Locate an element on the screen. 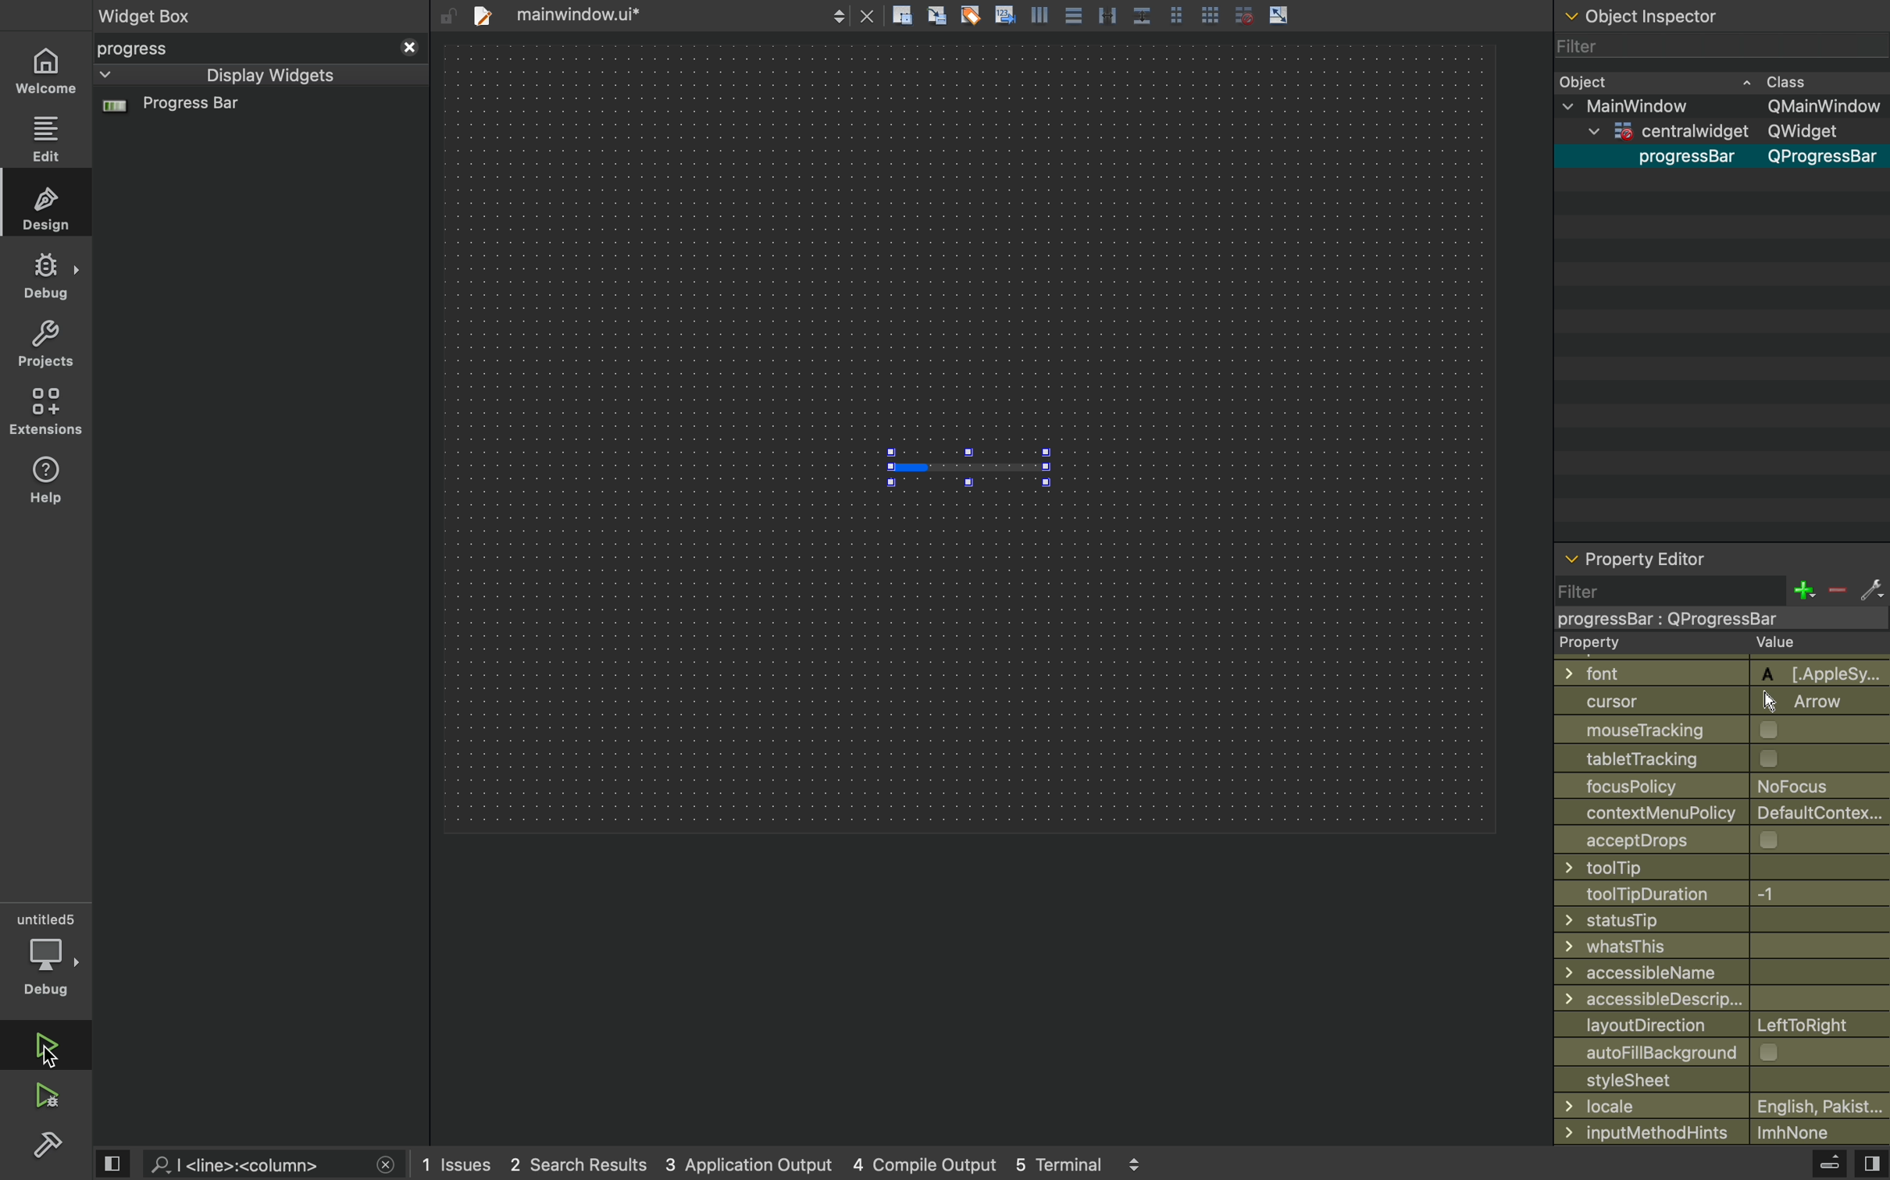 The image size is (1890, 1180). run and build is located at coordinates (45, 1096).